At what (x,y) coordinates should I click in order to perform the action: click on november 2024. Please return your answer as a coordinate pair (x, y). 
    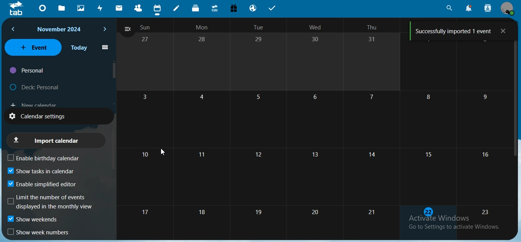
    Looking at the image, I should click on (61, 29).